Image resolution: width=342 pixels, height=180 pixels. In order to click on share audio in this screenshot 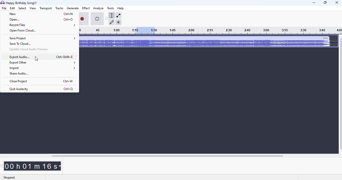, I will do `click(19, 73)`.